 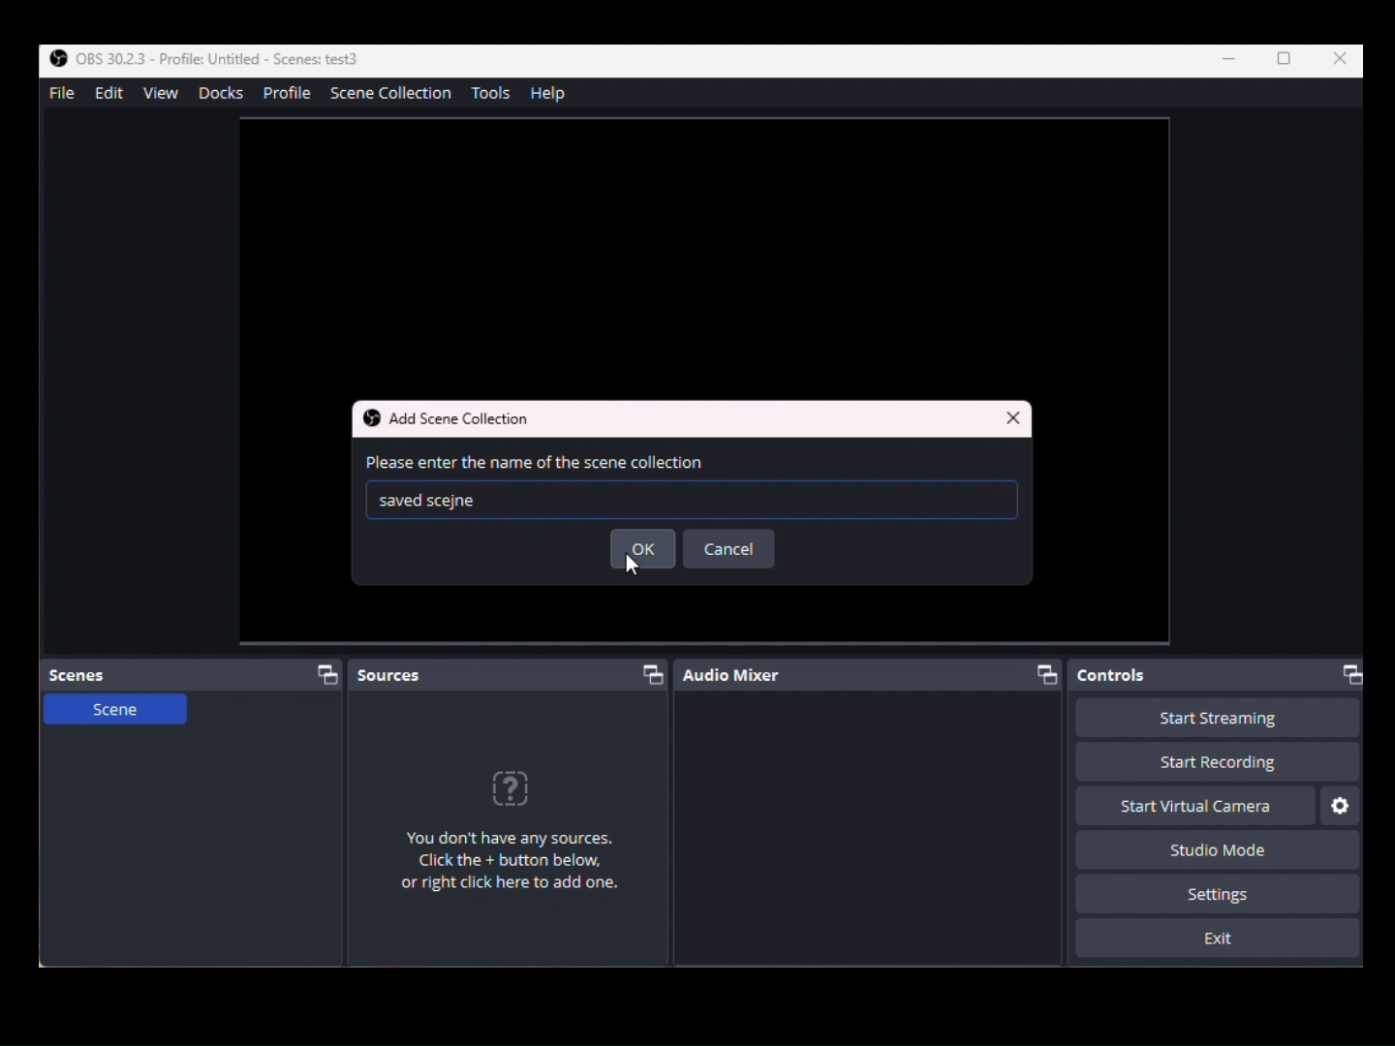 What do you see at coordinates (460, 418) in the screenshot?
I see `Add scene collection` at bounding box center [460, 418].